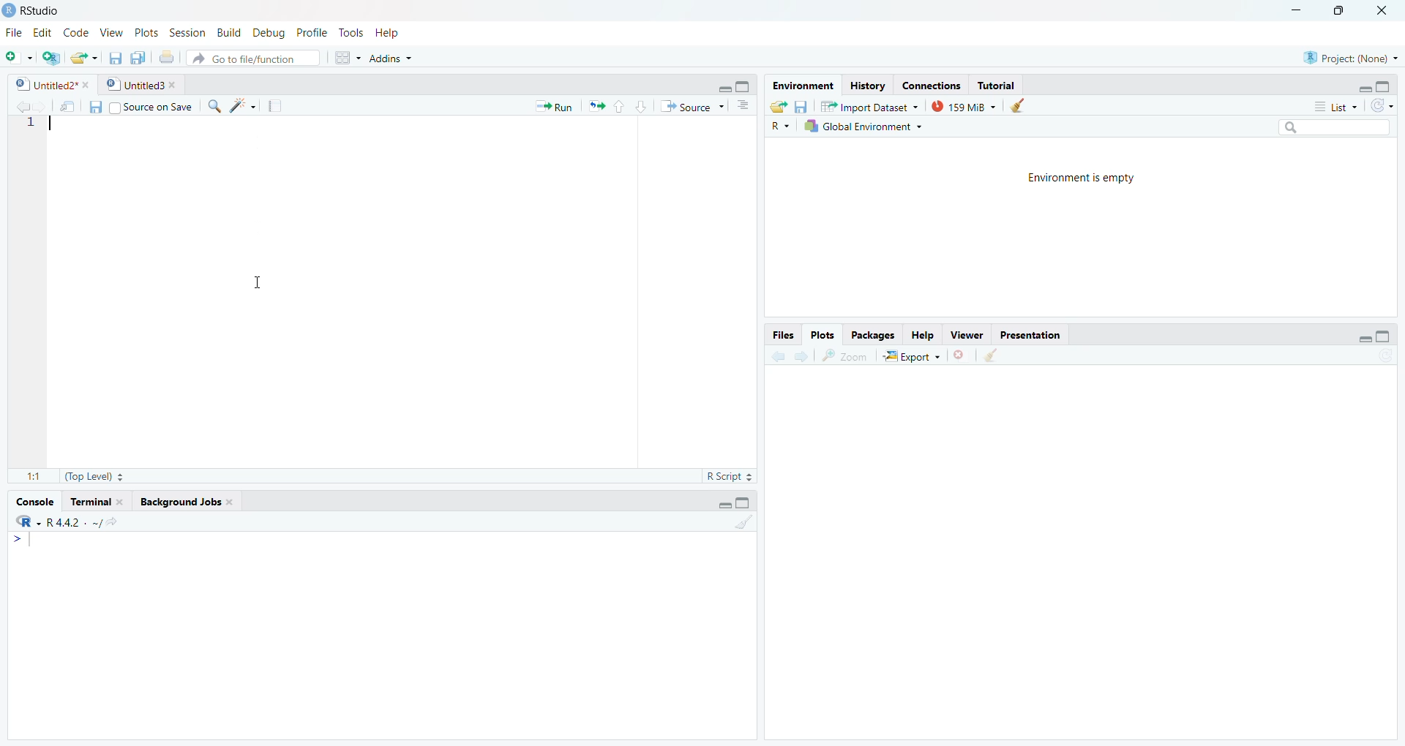  I want to click on clean, so click(1016, 105).